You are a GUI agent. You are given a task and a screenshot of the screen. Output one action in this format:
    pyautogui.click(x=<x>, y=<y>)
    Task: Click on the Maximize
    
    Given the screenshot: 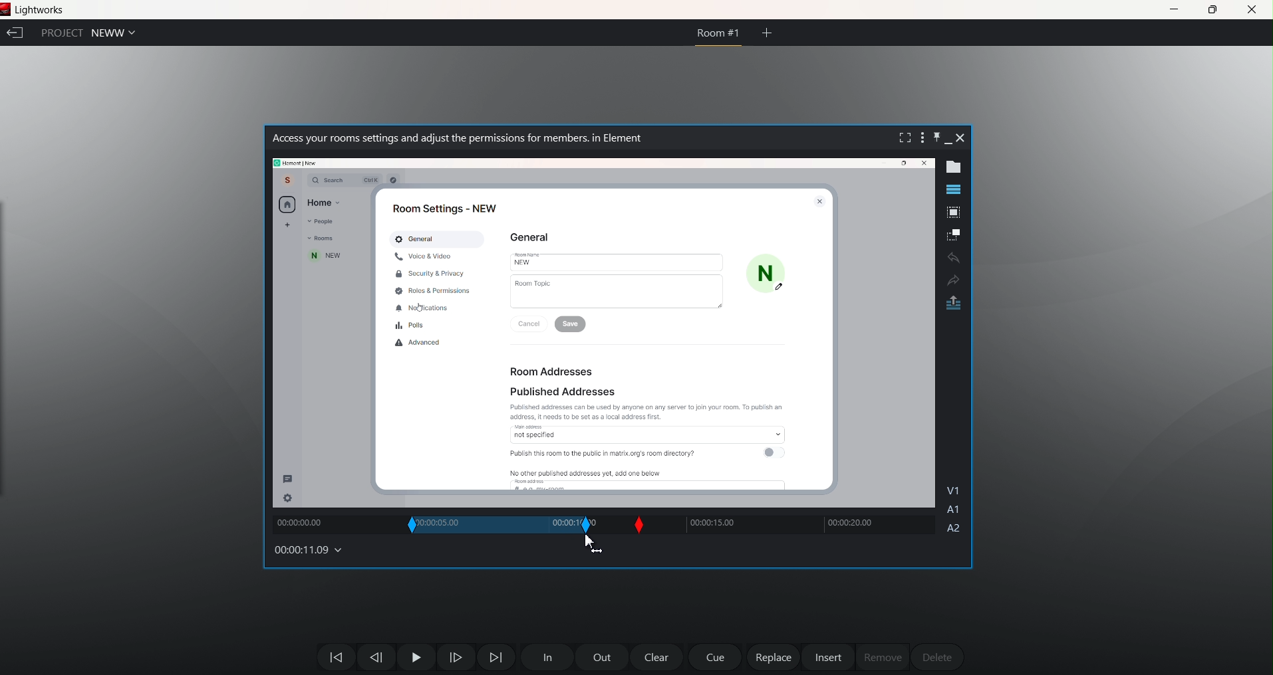 What is the action you would take?
    pyautogui.click(x=901, y=164)
    